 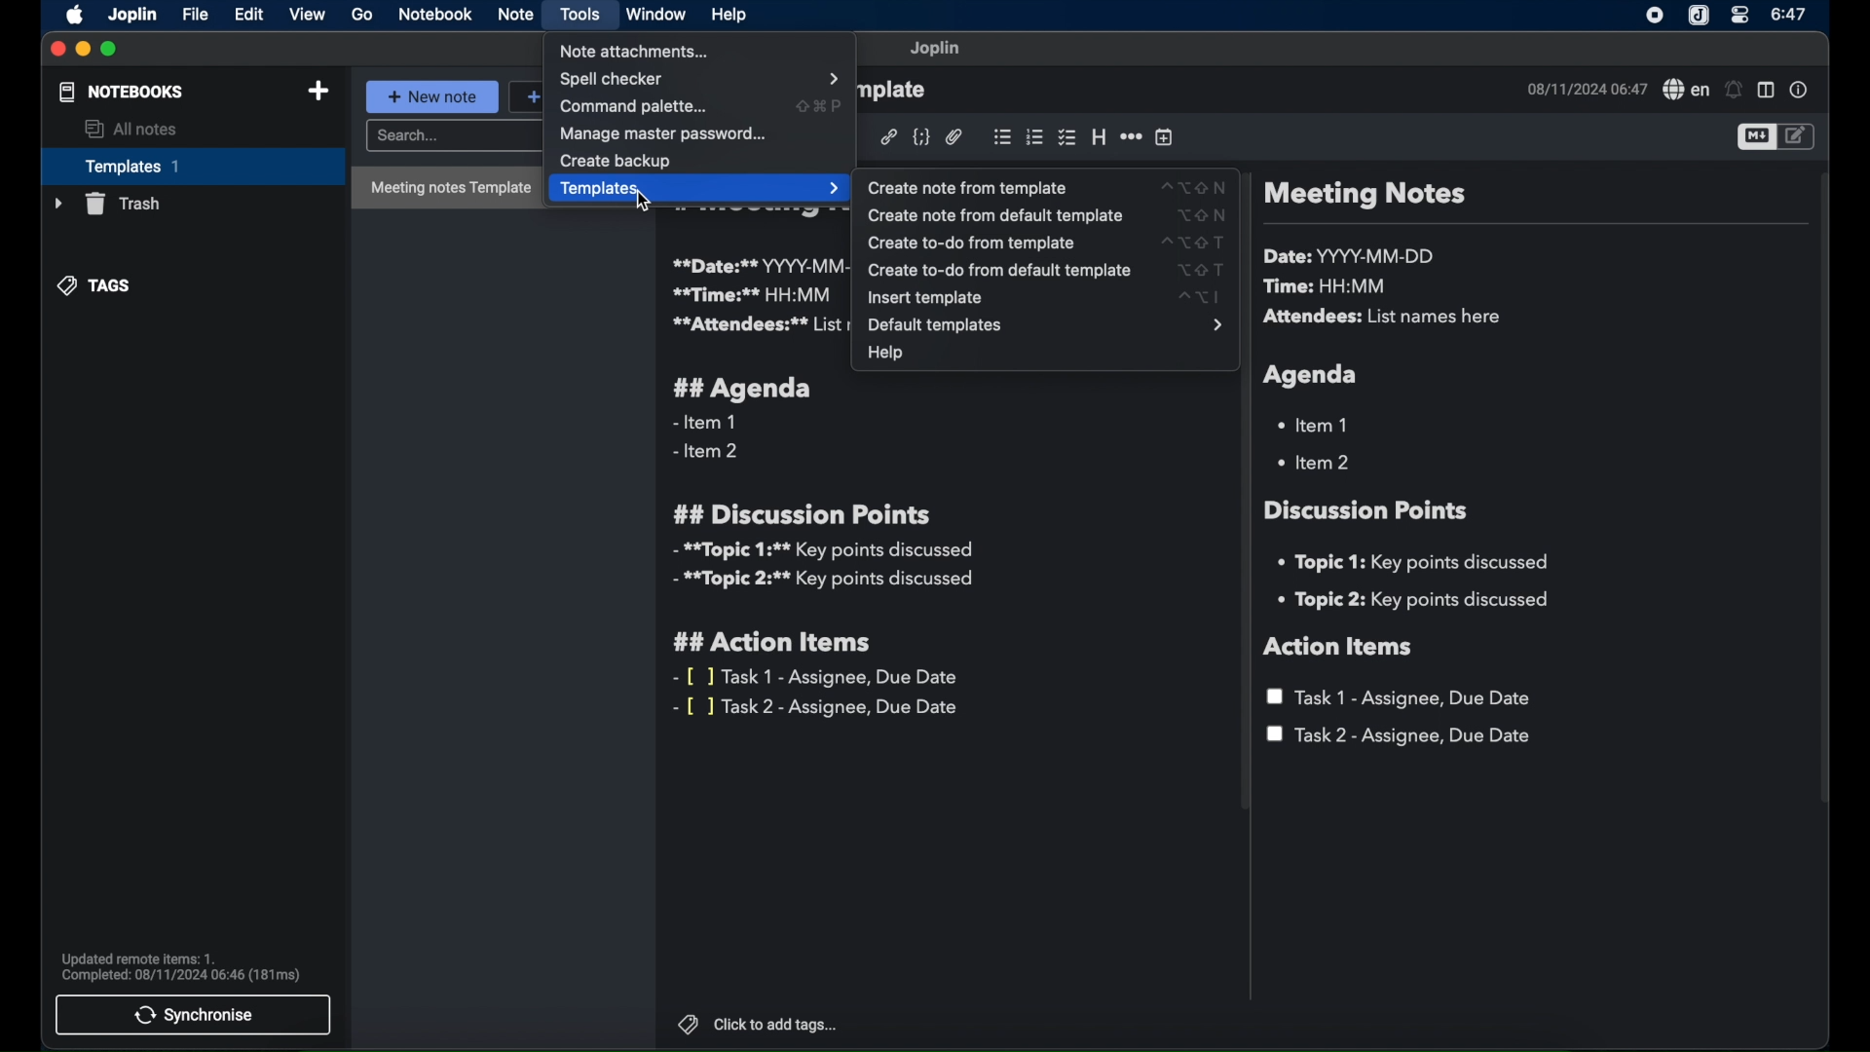 I want to click on **attendees:** list, so click(x=759, y=325).